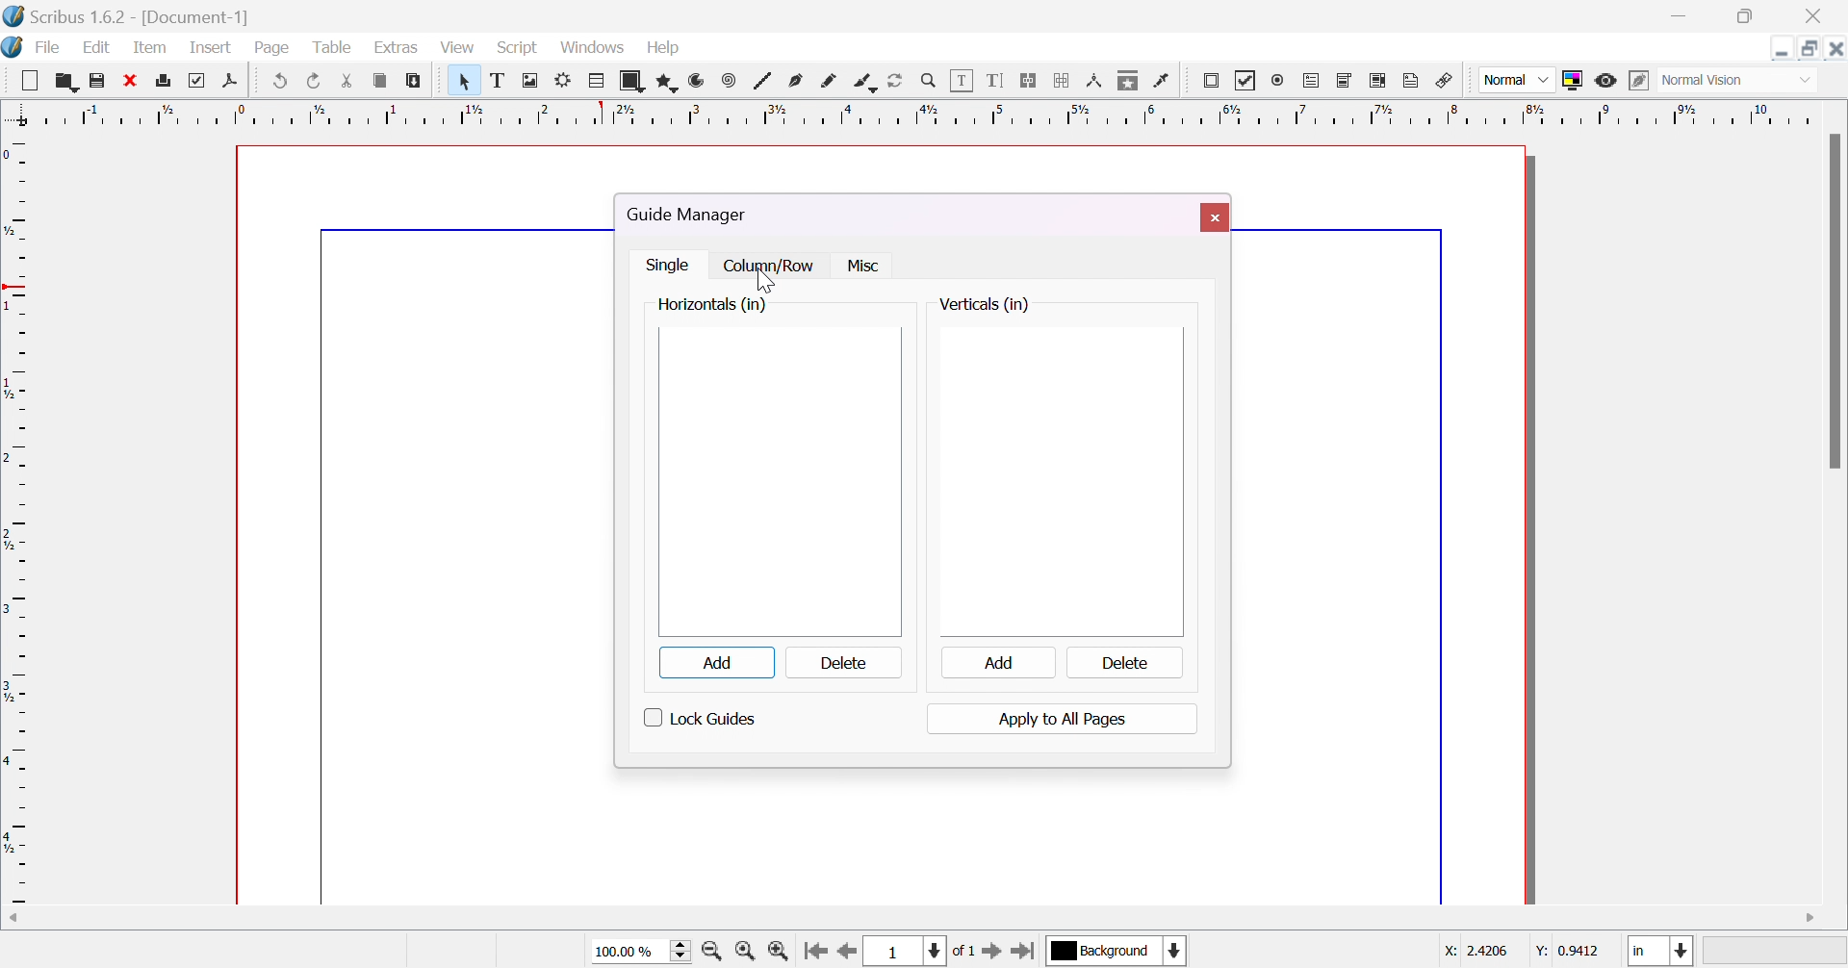 This screenshot has width=1848, height=968. I want to click on save as pdf, so click(237, 80).